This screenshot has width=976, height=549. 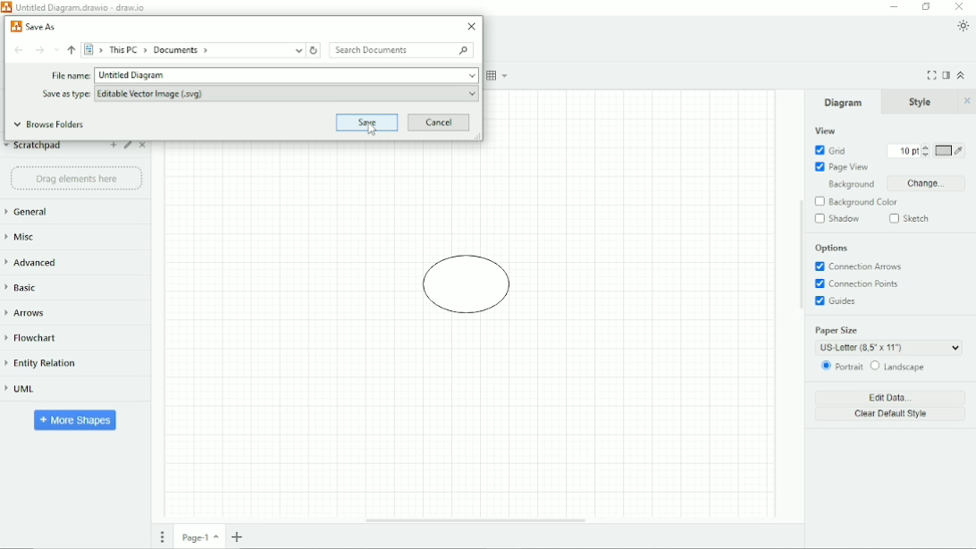 What do you see at coordinates (264, 76) in the screenshot?
I see `File name: Untitled Diagram` at bounding box center [264, 76].